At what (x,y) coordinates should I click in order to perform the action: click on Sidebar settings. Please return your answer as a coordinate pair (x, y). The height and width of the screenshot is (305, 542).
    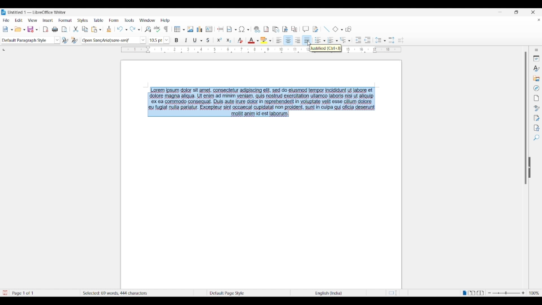
    Looking at the image, I should click on (536, 50).